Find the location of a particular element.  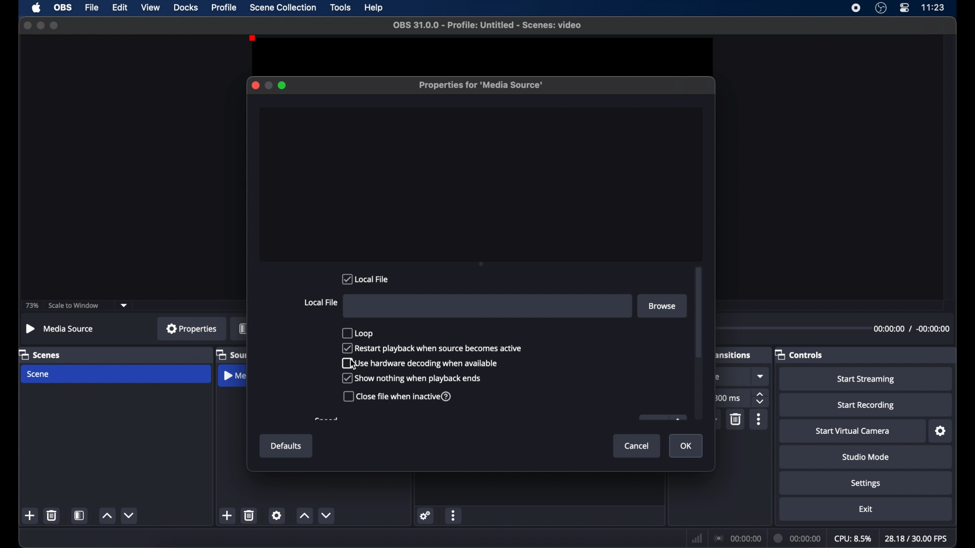

apple icon is located at coordinates (37, 8).